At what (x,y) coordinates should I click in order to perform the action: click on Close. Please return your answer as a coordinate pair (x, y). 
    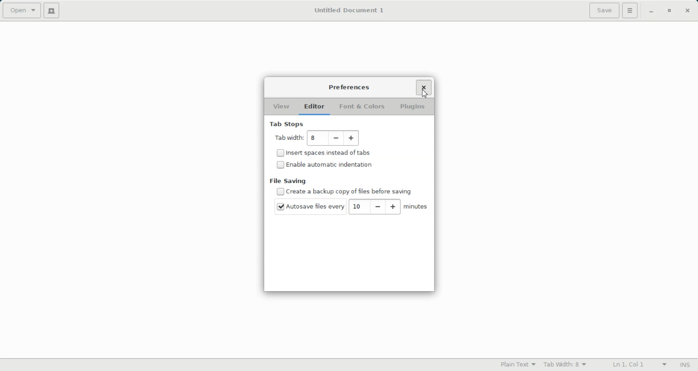
    Looking at the image, I should click on (687, 11).